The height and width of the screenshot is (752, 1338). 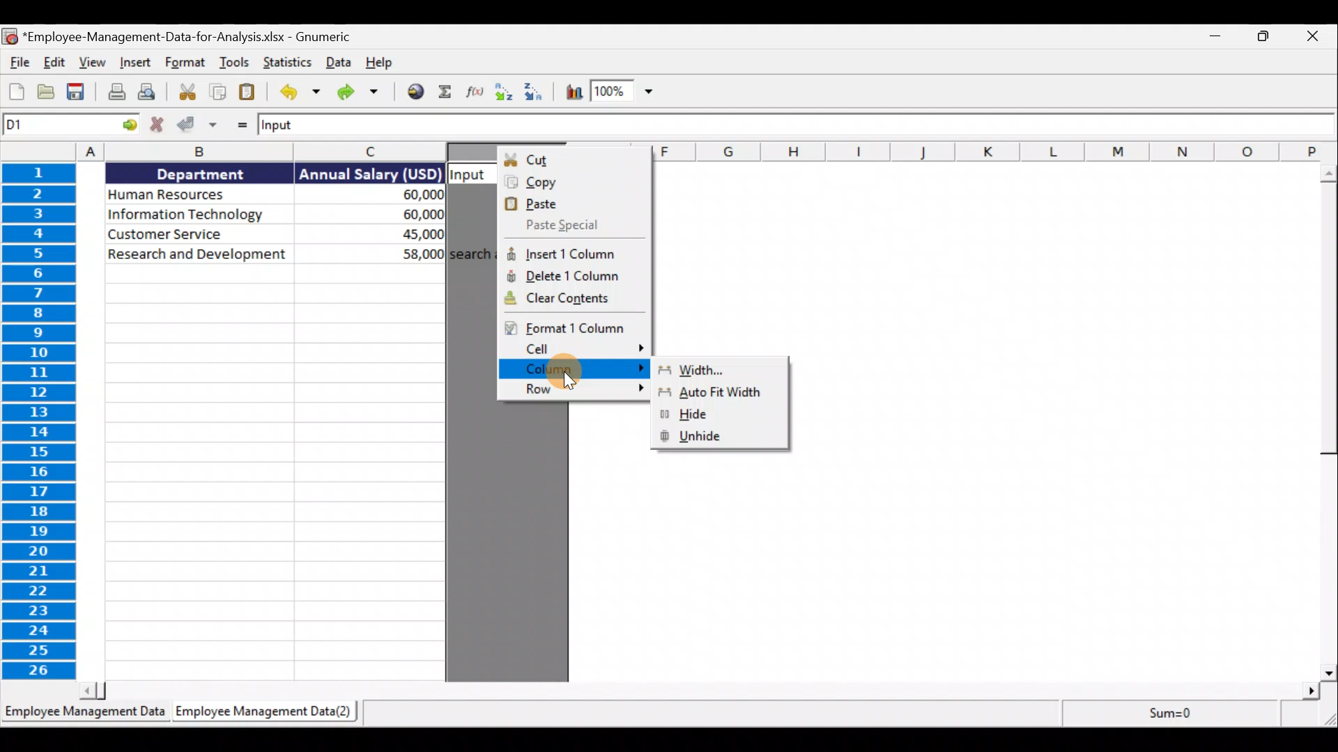 I want to click on Insert hyperlink, so click(x=413, y=92).